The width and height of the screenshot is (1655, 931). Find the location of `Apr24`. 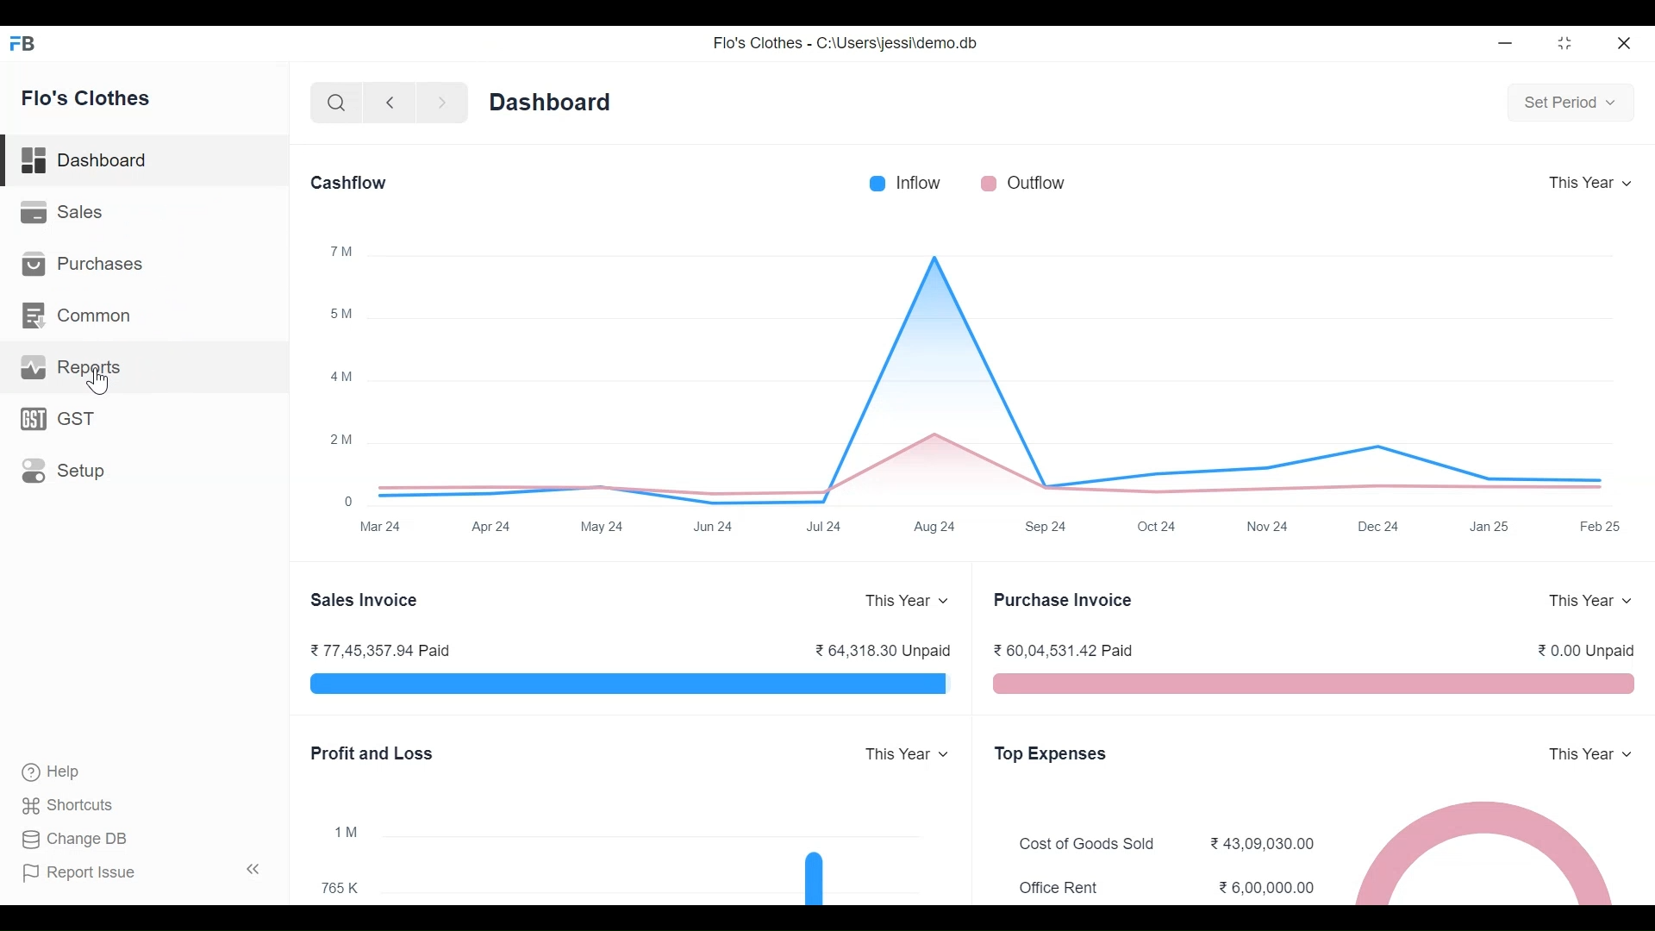

Apr24 is located at coordinates (491, 525).